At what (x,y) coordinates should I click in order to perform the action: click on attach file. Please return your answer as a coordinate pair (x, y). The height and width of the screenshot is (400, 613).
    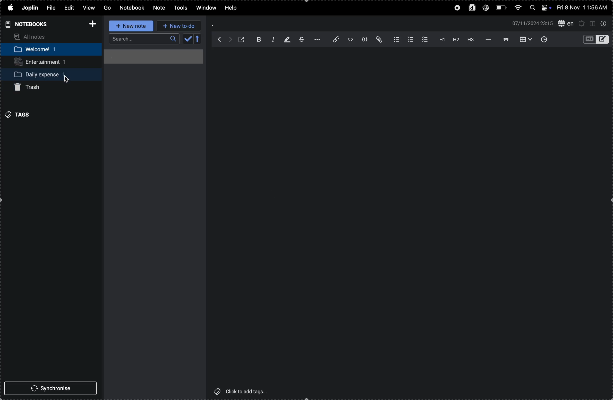
    Looking at the image, I should click on (333, 40).